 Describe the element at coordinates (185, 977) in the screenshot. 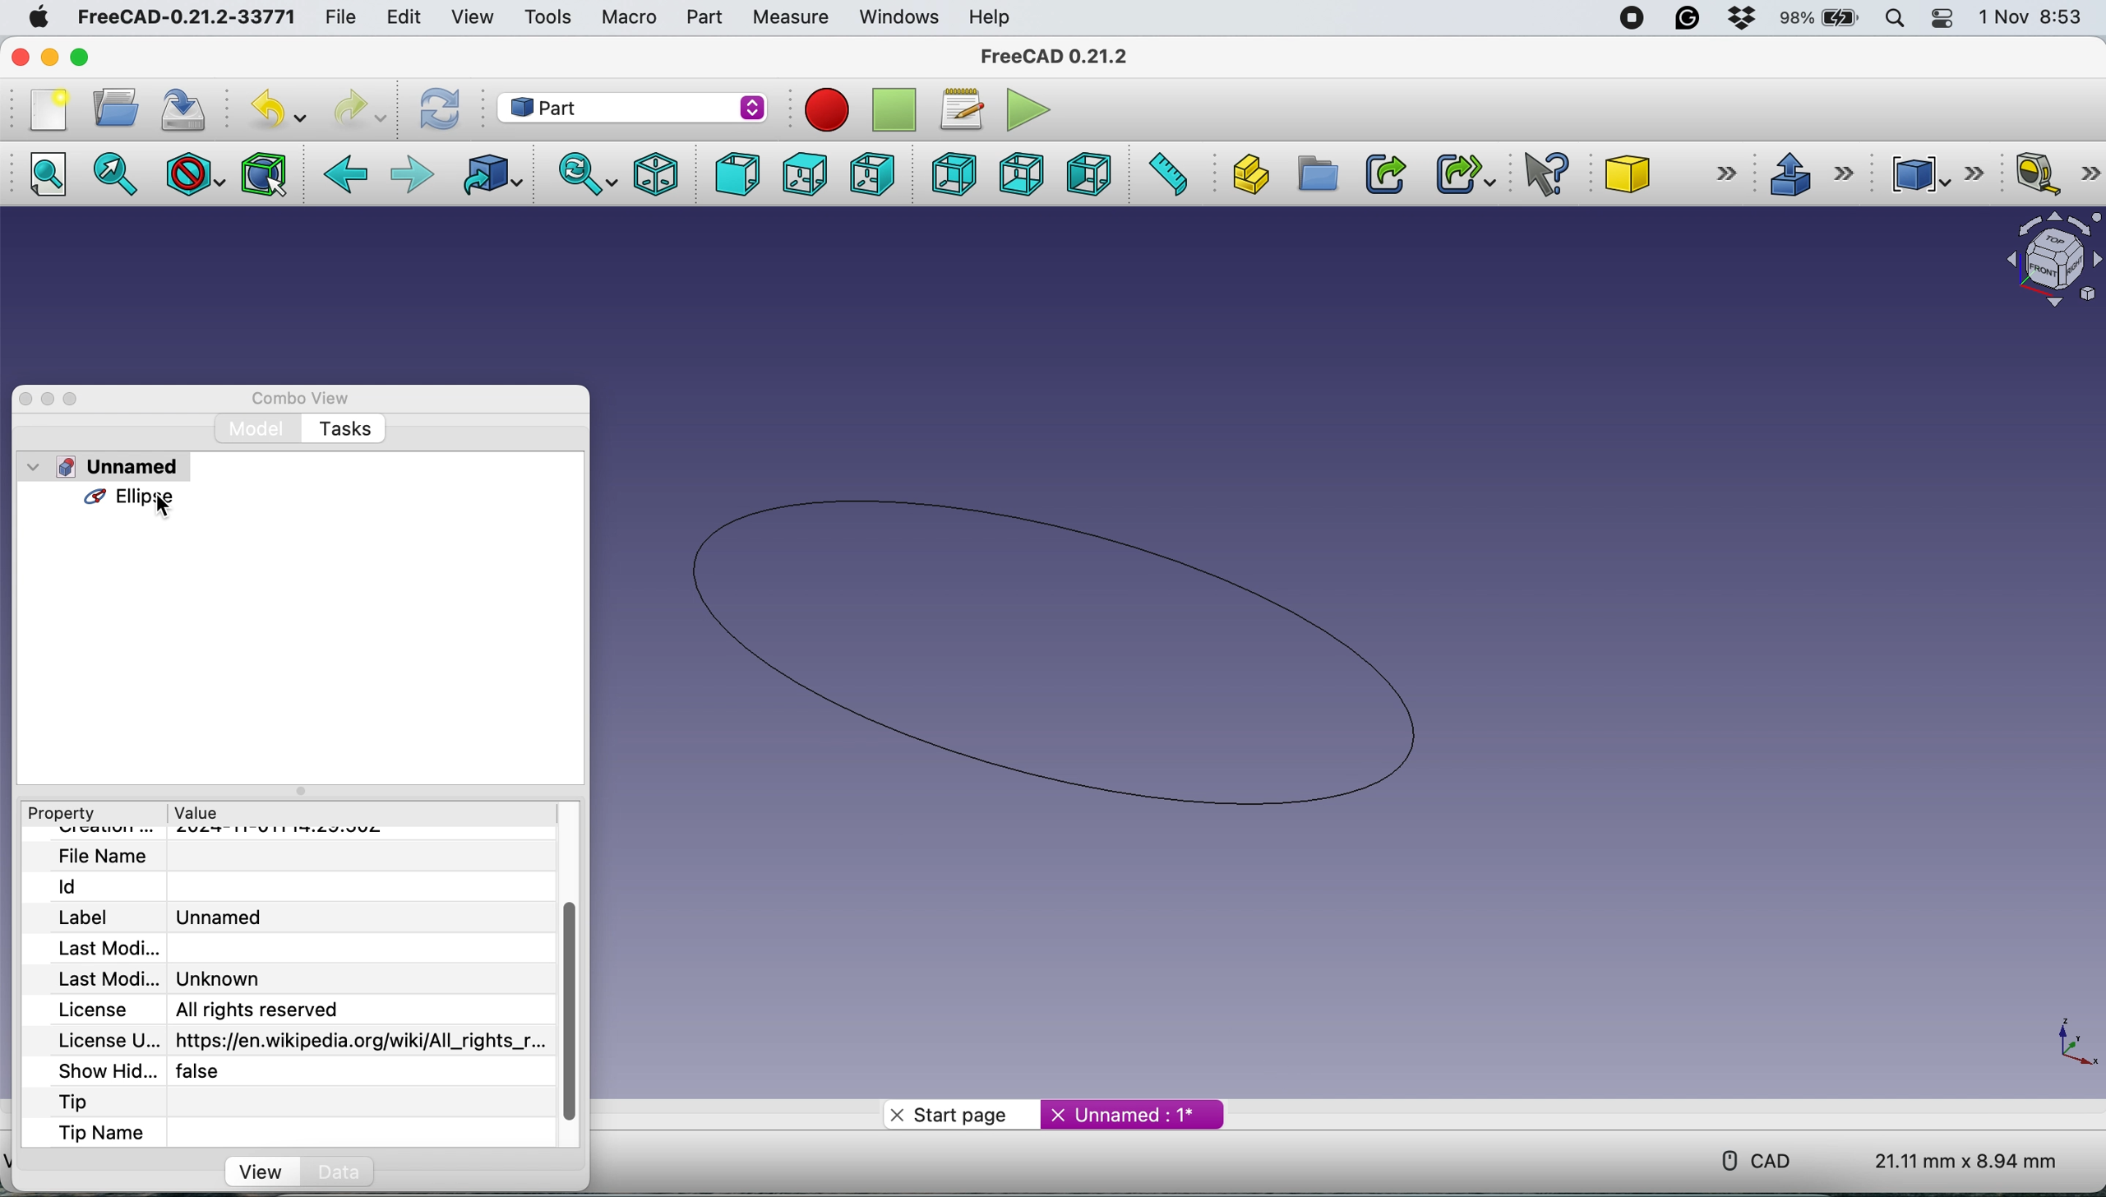

I see `last modified` at that location.